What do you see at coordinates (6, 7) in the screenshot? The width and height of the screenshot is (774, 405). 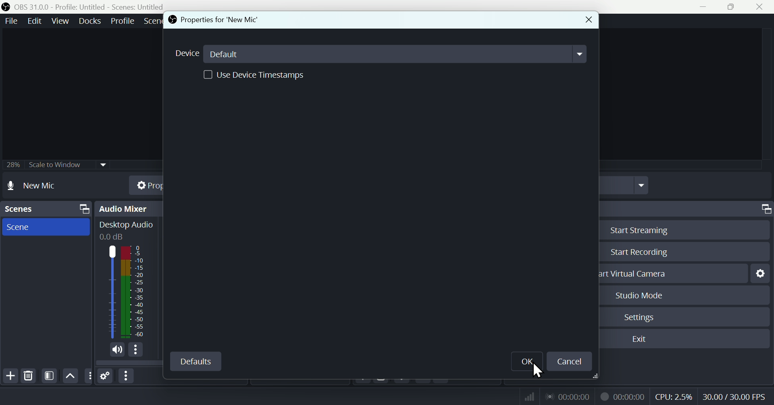 I see `OBS Studio Desktop Icon` at bounding box center [6, 7].